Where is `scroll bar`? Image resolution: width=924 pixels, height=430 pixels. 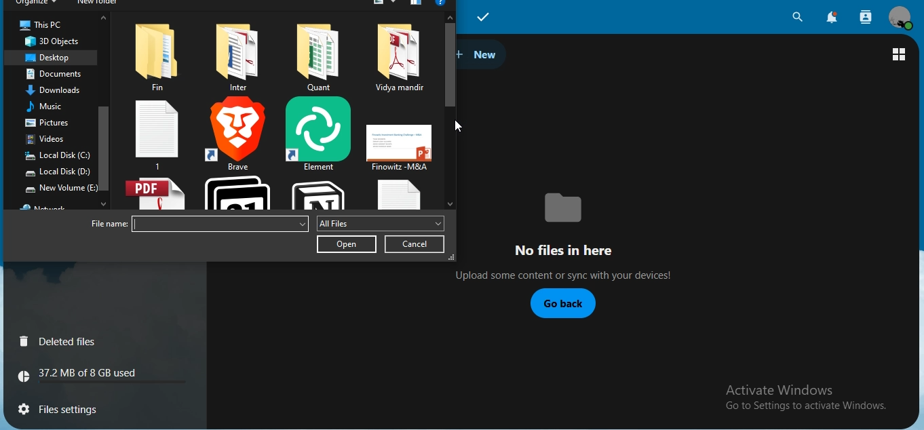
scroll bar is located at coordinates (103, 143).